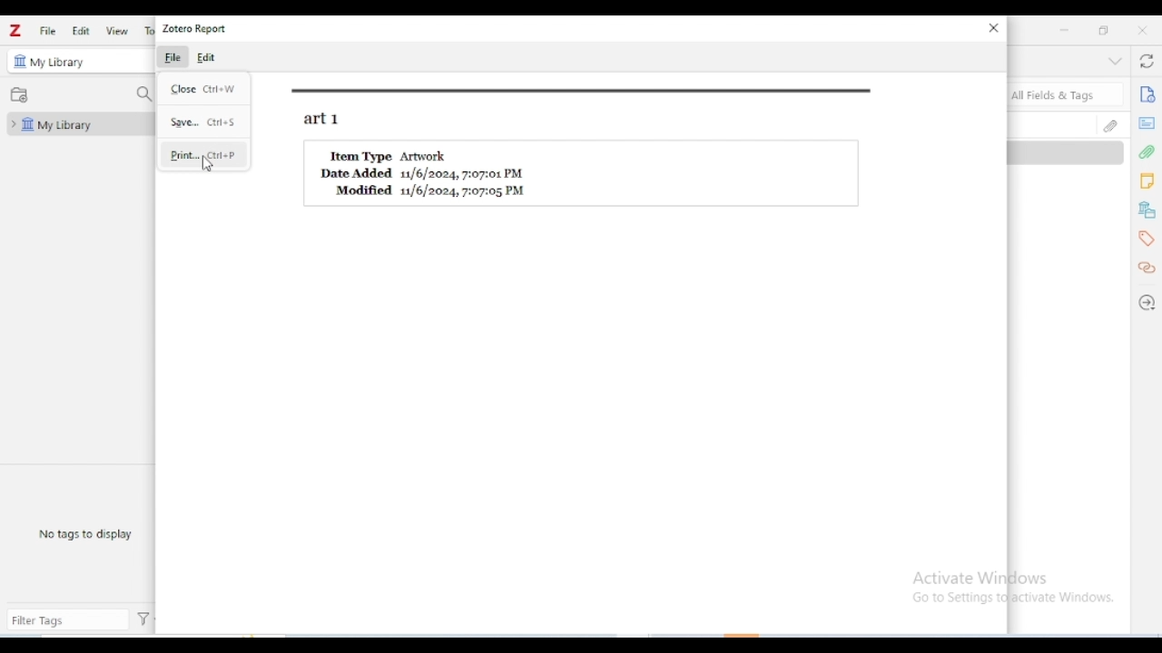  Describe the element at coordinates (1102, 29) in the screenshot. I see `maximize` at that location.